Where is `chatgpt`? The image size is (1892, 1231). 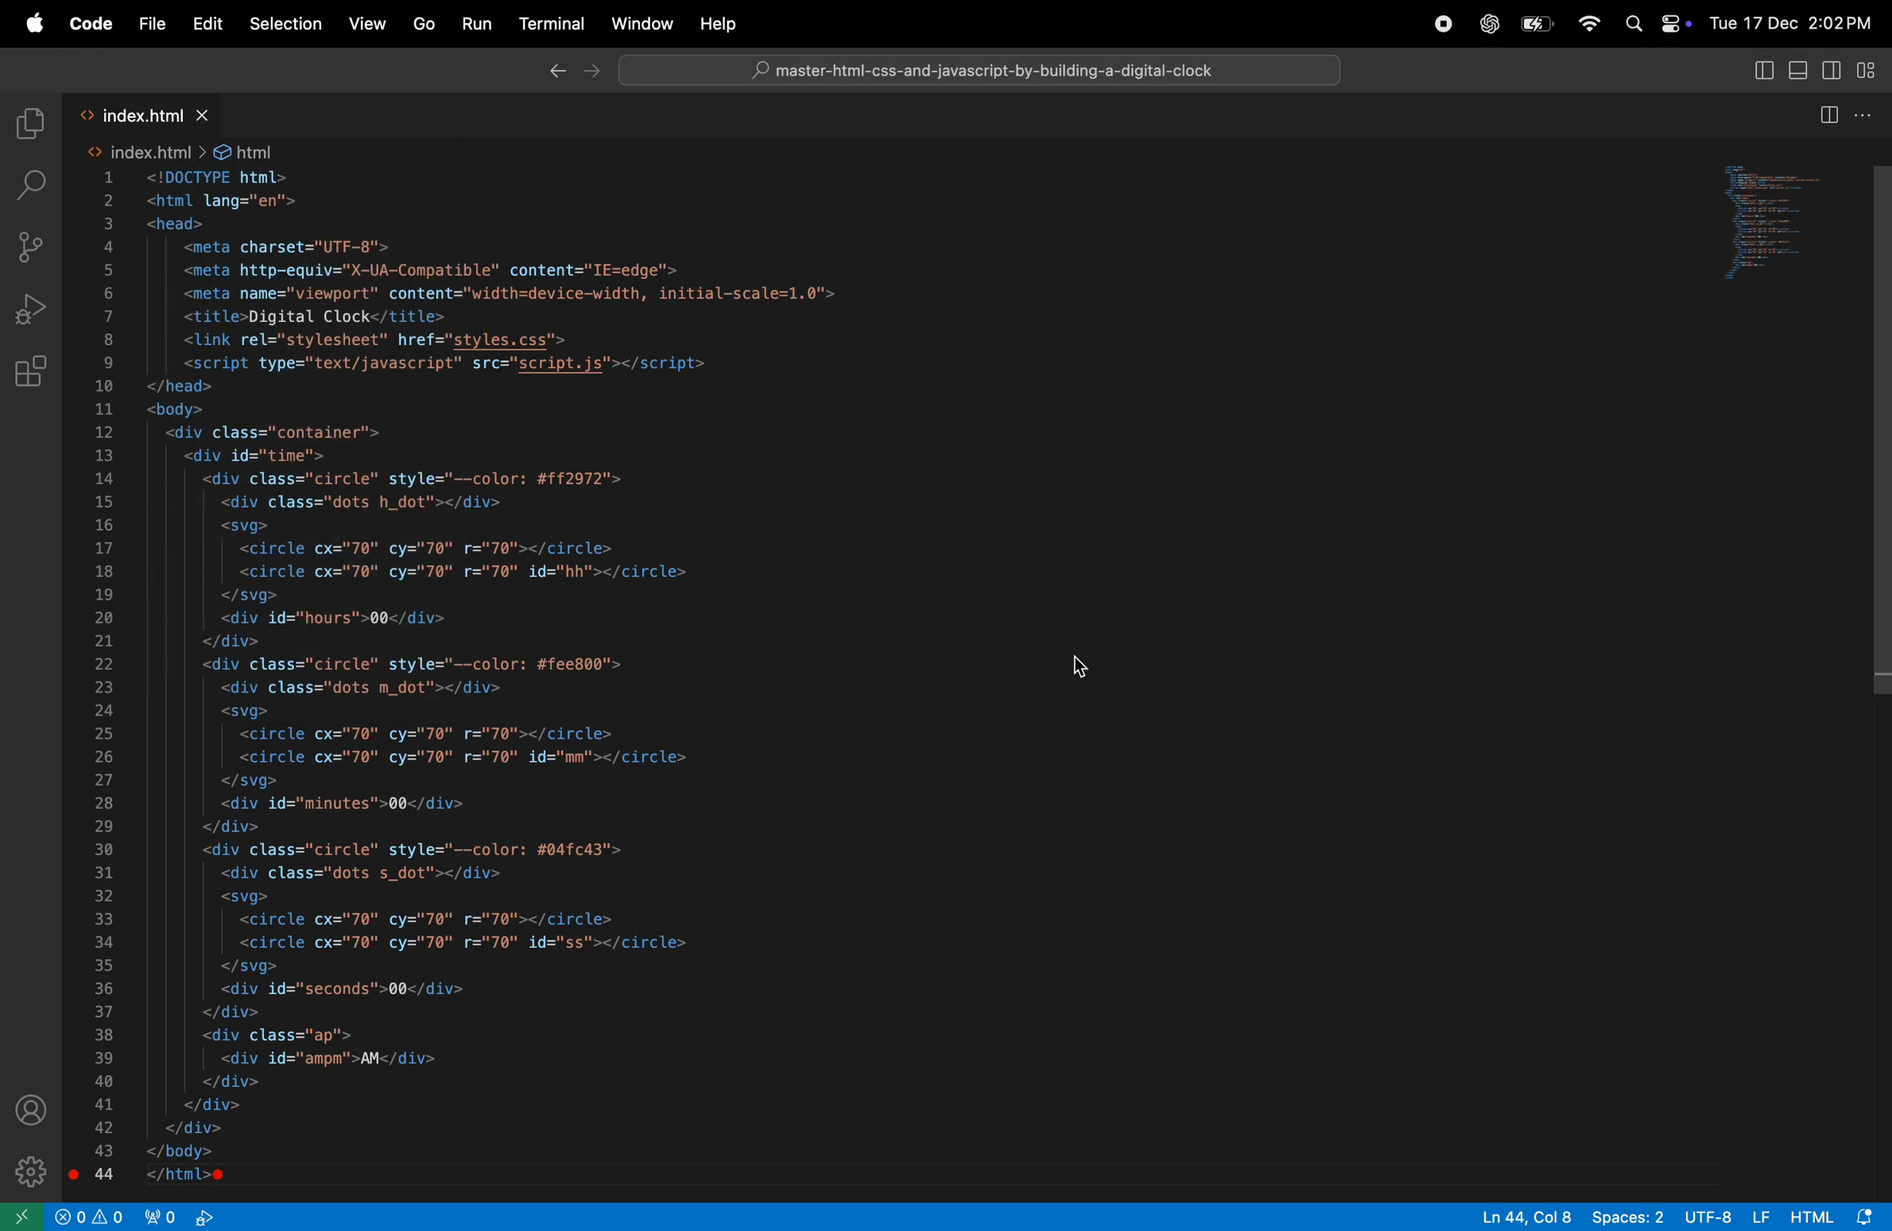 chatgpt is located at coordinates (1437, 24).